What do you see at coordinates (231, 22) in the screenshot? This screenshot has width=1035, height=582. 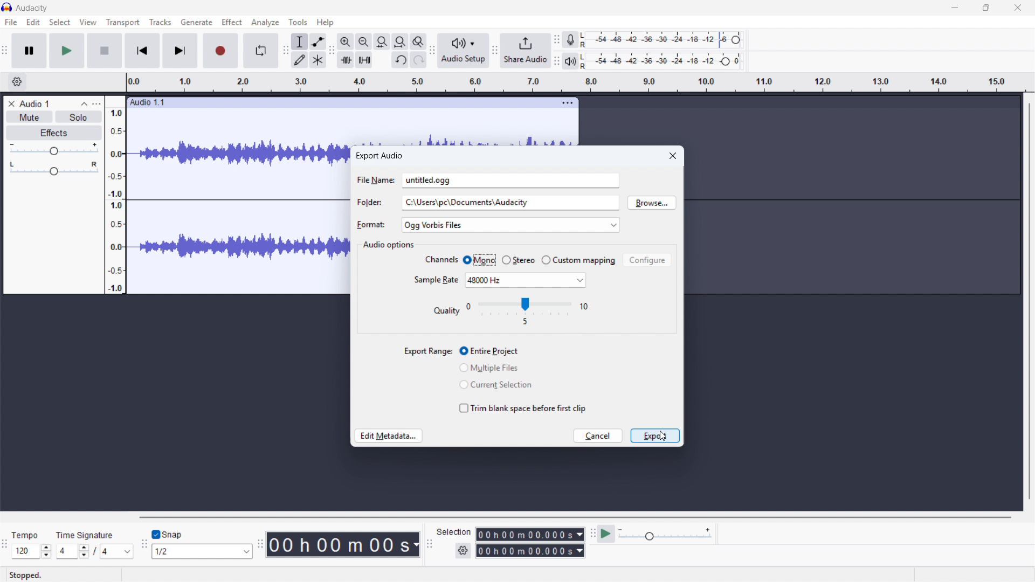 I see `Effect ` at bounding box center [231, 22].